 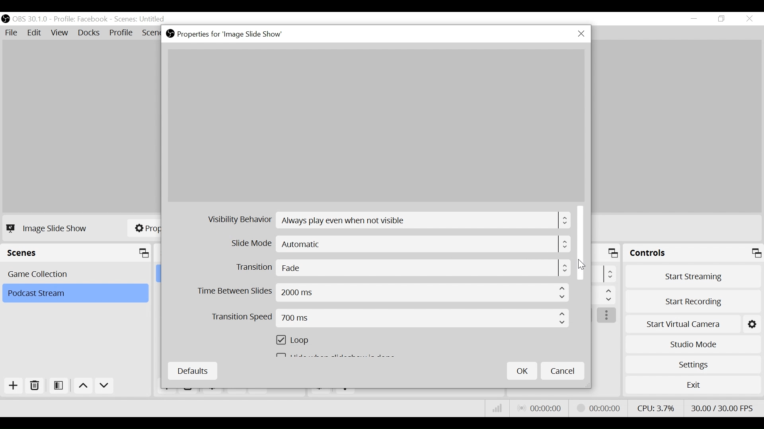 What do you see at coordinates (376, 126) in the screenshot?
I see `Preview Image Slide Show` at bounding box center [376, 126].